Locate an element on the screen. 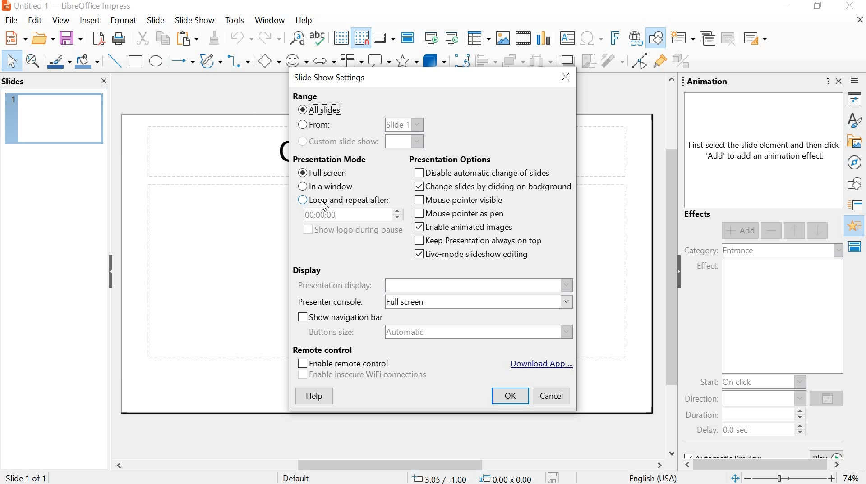 The height and width of the screenshot is (484, 866). loop and repeat after is located at coordinates (342, 200).